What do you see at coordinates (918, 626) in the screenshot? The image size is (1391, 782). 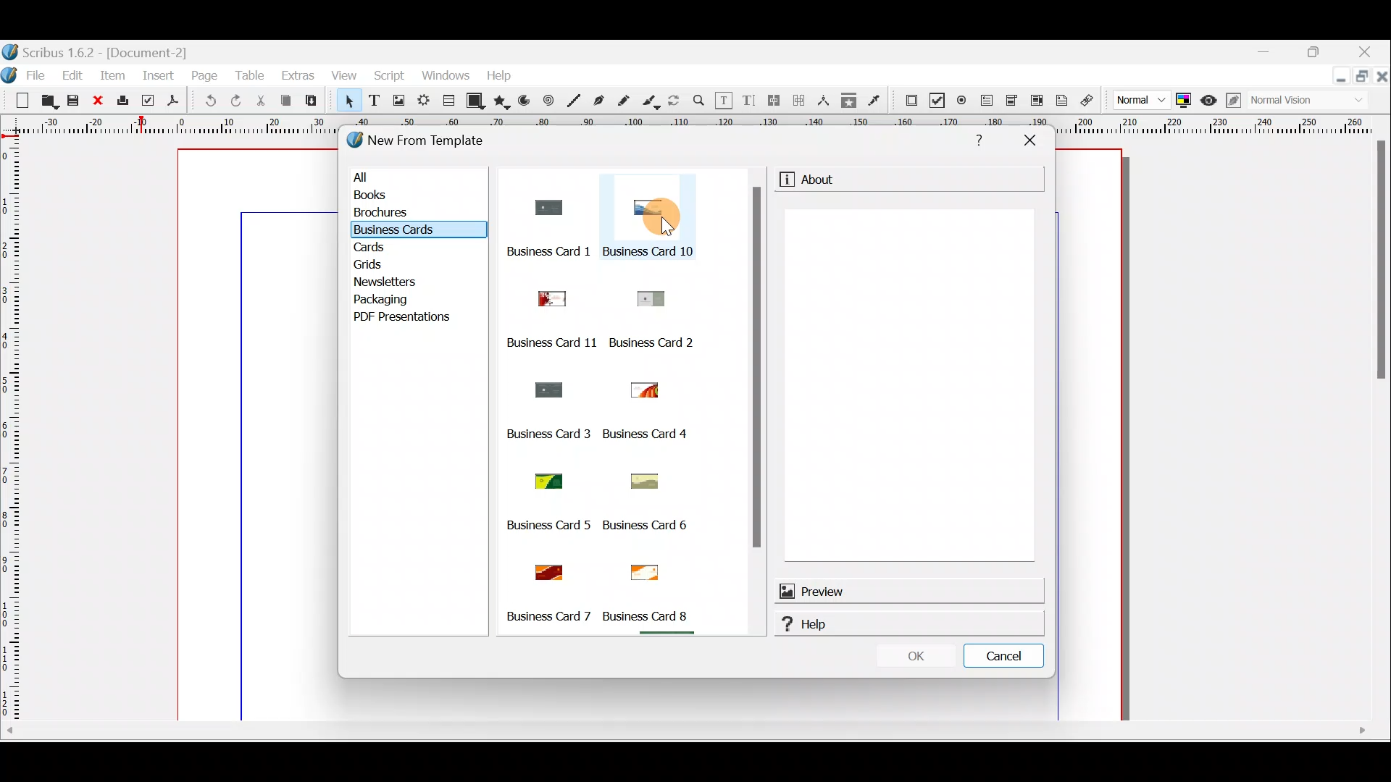 I see `Help` at bounding box center [918, 626].